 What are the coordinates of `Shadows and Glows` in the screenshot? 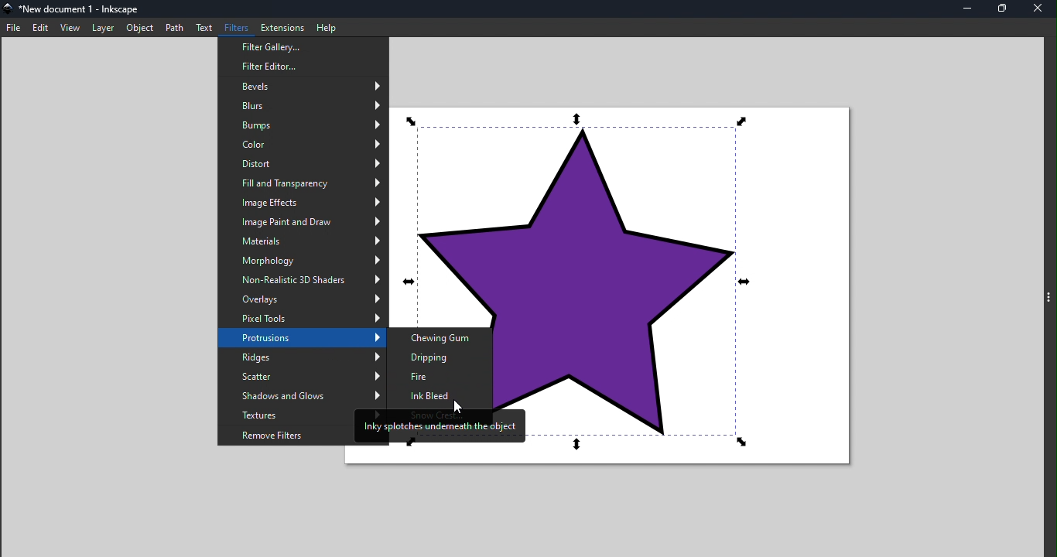 It's located at (302, 395).